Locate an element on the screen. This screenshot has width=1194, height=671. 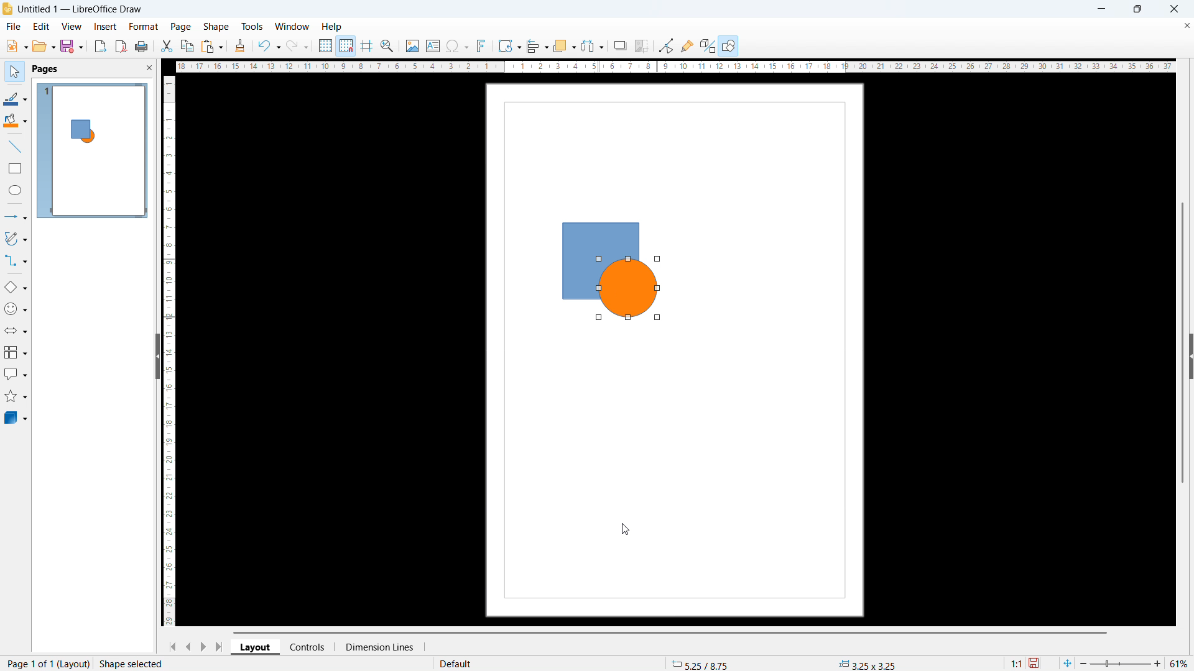
Hide pane  is located at coordinates (152, 357).